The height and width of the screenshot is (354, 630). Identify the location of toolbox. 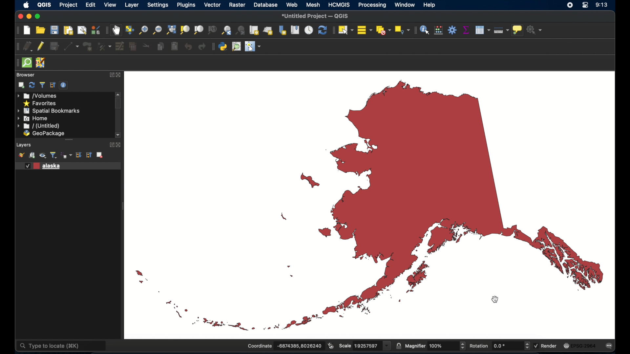
(452, 29).